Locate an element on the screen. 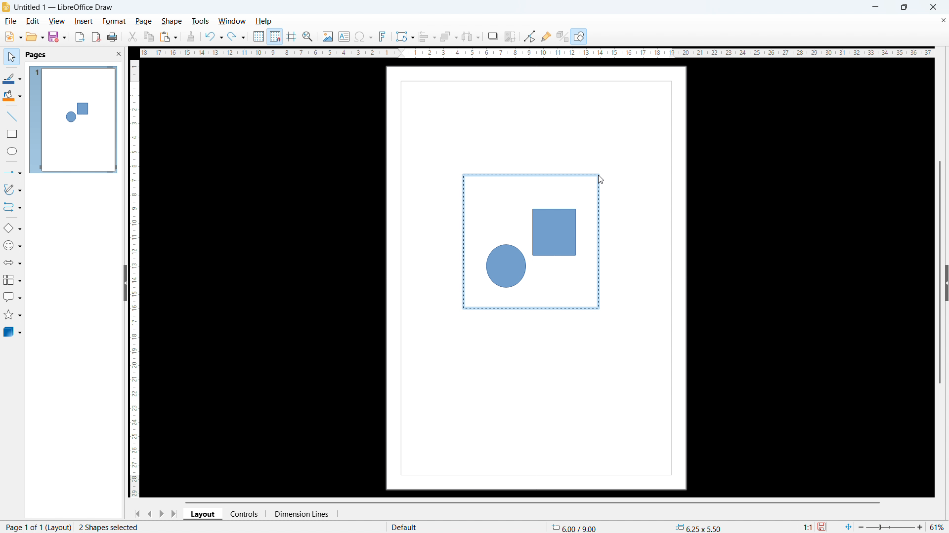  background color is located at coordinates (13, 96).